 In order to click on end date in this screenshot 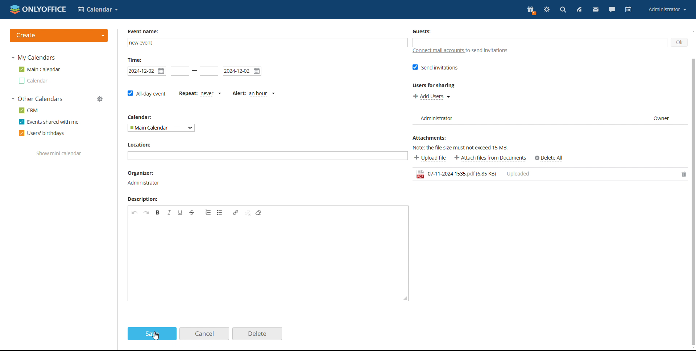, I will do `click(243, 71)`.